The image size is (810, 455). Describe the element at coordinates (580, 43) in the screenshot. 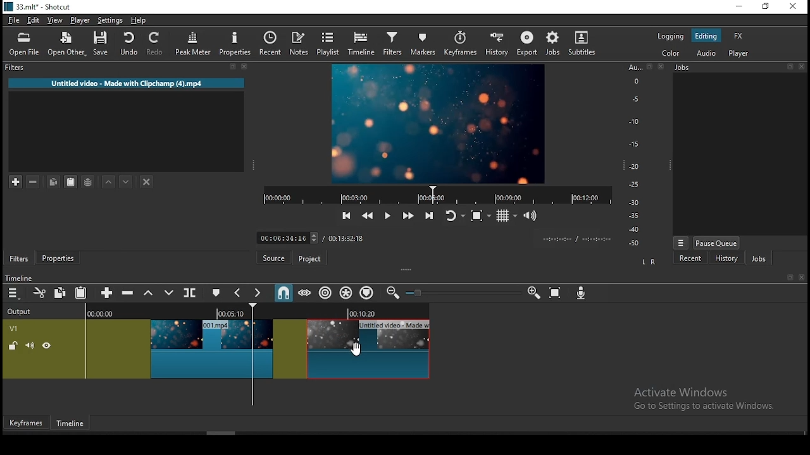

I see `subtitle` at that location.